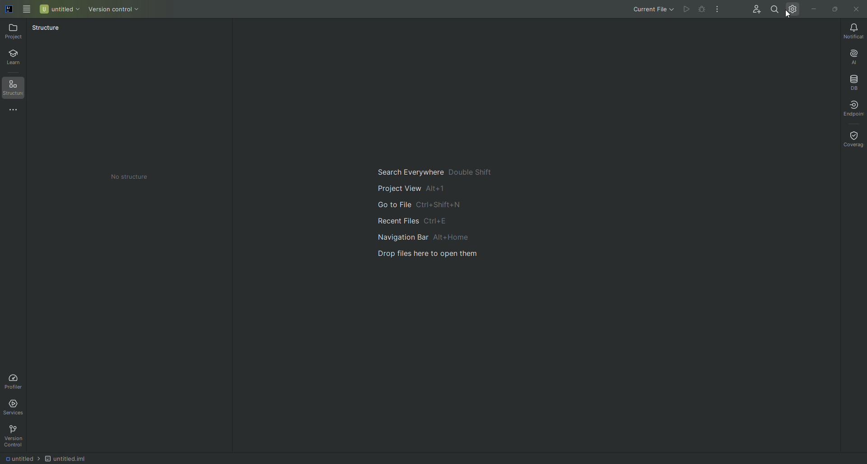 The width and height of the screenshot is (867, 464). Describe the element at coordinates (46, 459) in the screenshot. I see `file path` at that location.